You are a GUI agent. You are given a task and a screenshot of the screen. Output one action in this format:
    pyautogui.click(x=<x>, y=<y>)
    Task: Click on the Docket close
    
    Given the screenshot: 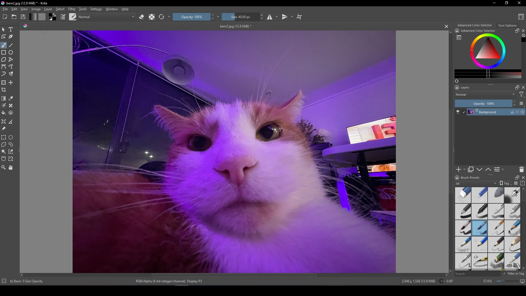 What is the action you would take?
    pyautogui.click(x=523, y=87)
    